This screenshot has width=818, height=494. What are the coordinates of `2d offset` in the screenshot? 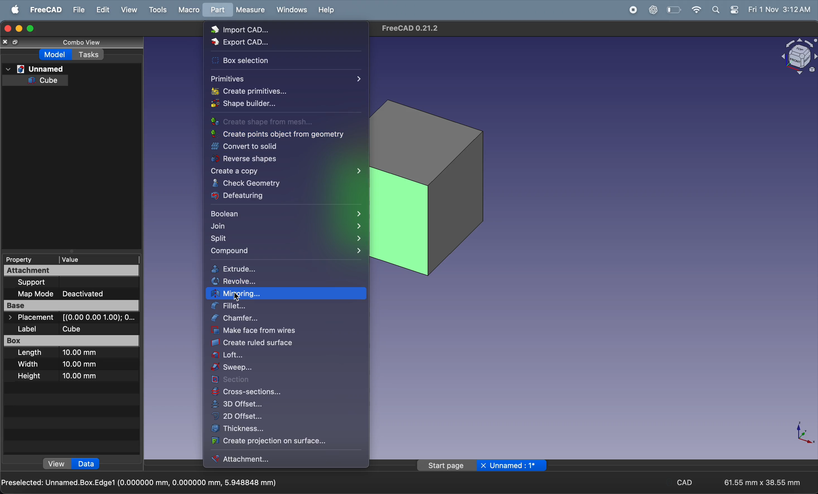 It's located at (280, 417).